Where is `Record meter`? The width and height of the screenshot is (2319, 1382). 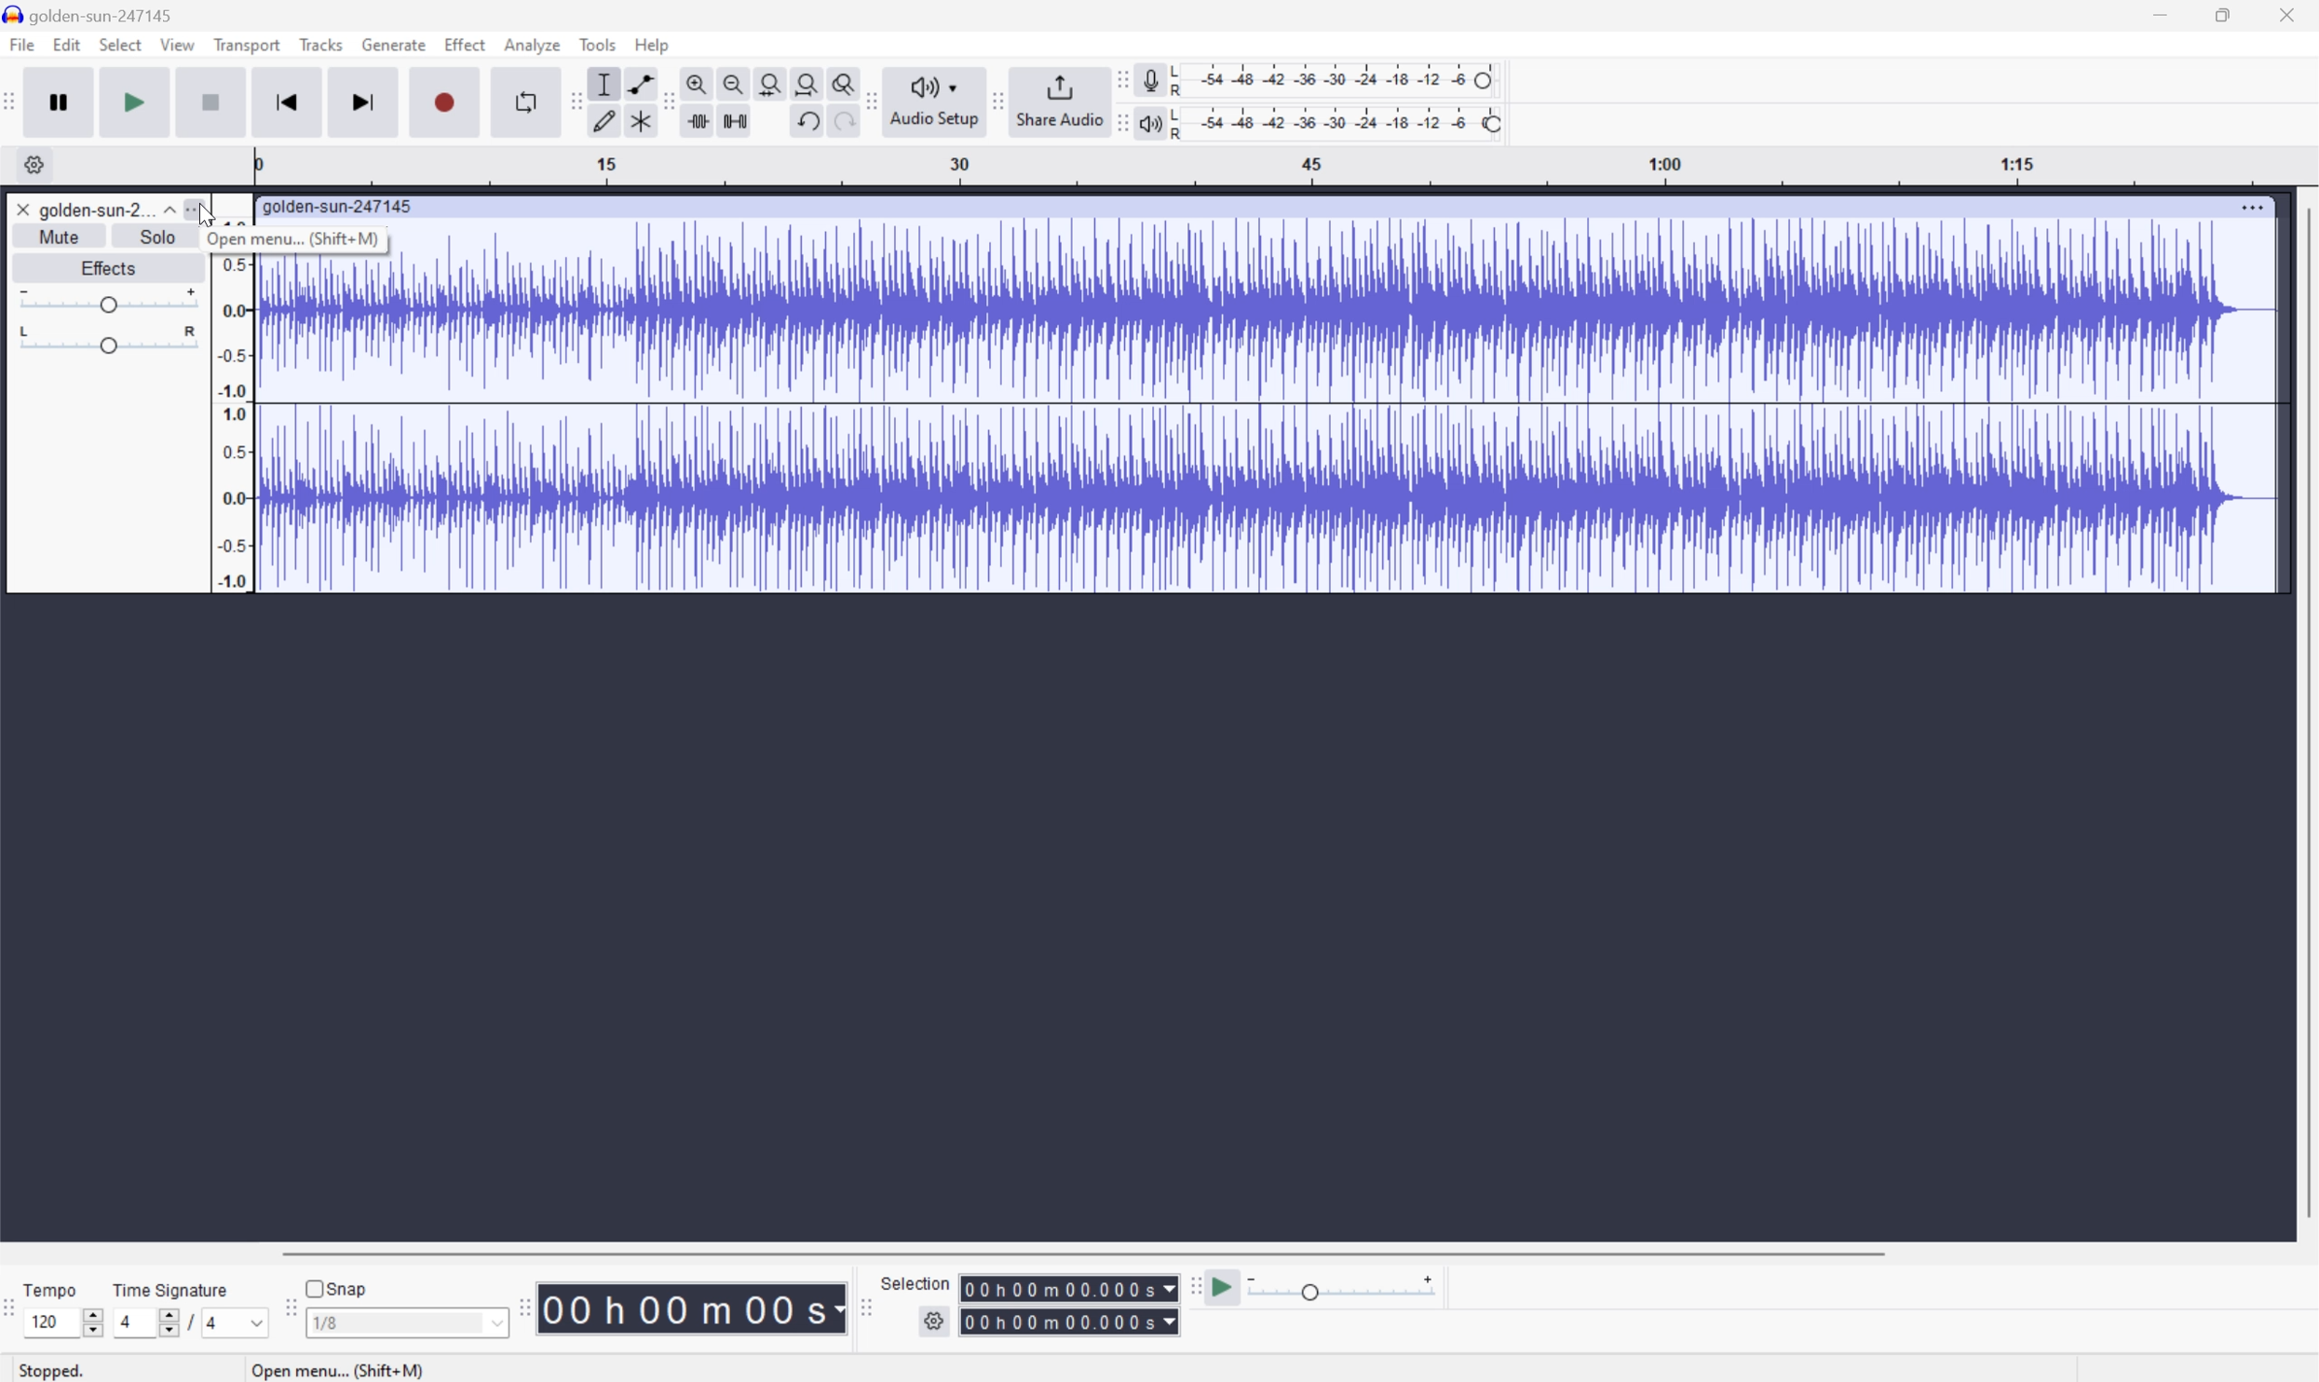
Record meter is located at coordinates (1146, 76).